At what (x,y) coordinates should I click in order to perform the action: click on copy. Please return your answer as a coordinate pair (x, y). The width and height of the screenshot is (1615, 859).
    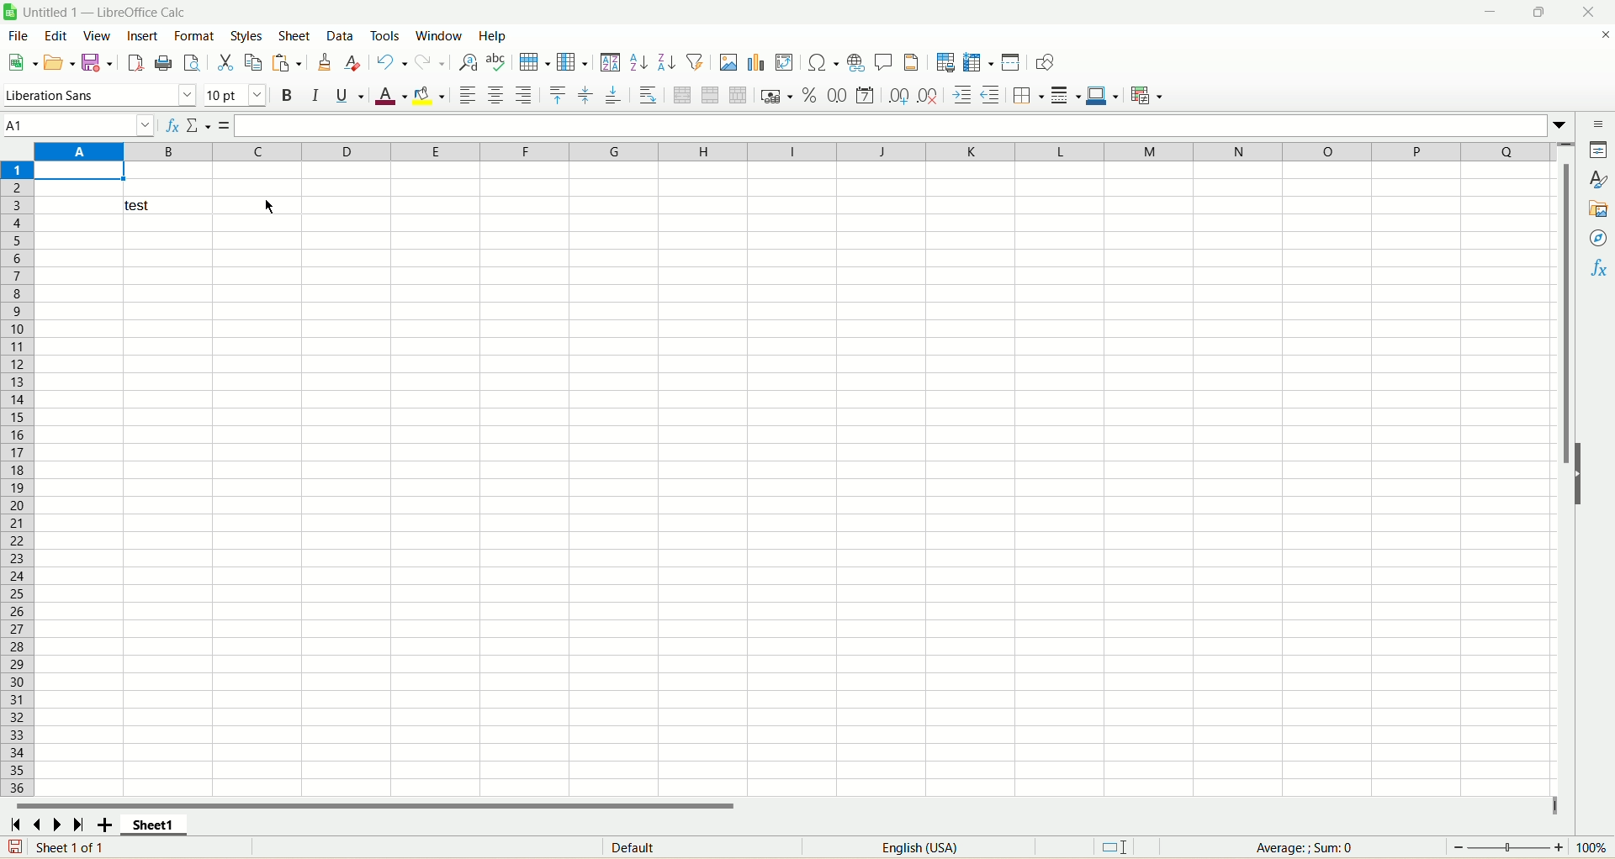
    Looking at the image, I should click on (254, 62).